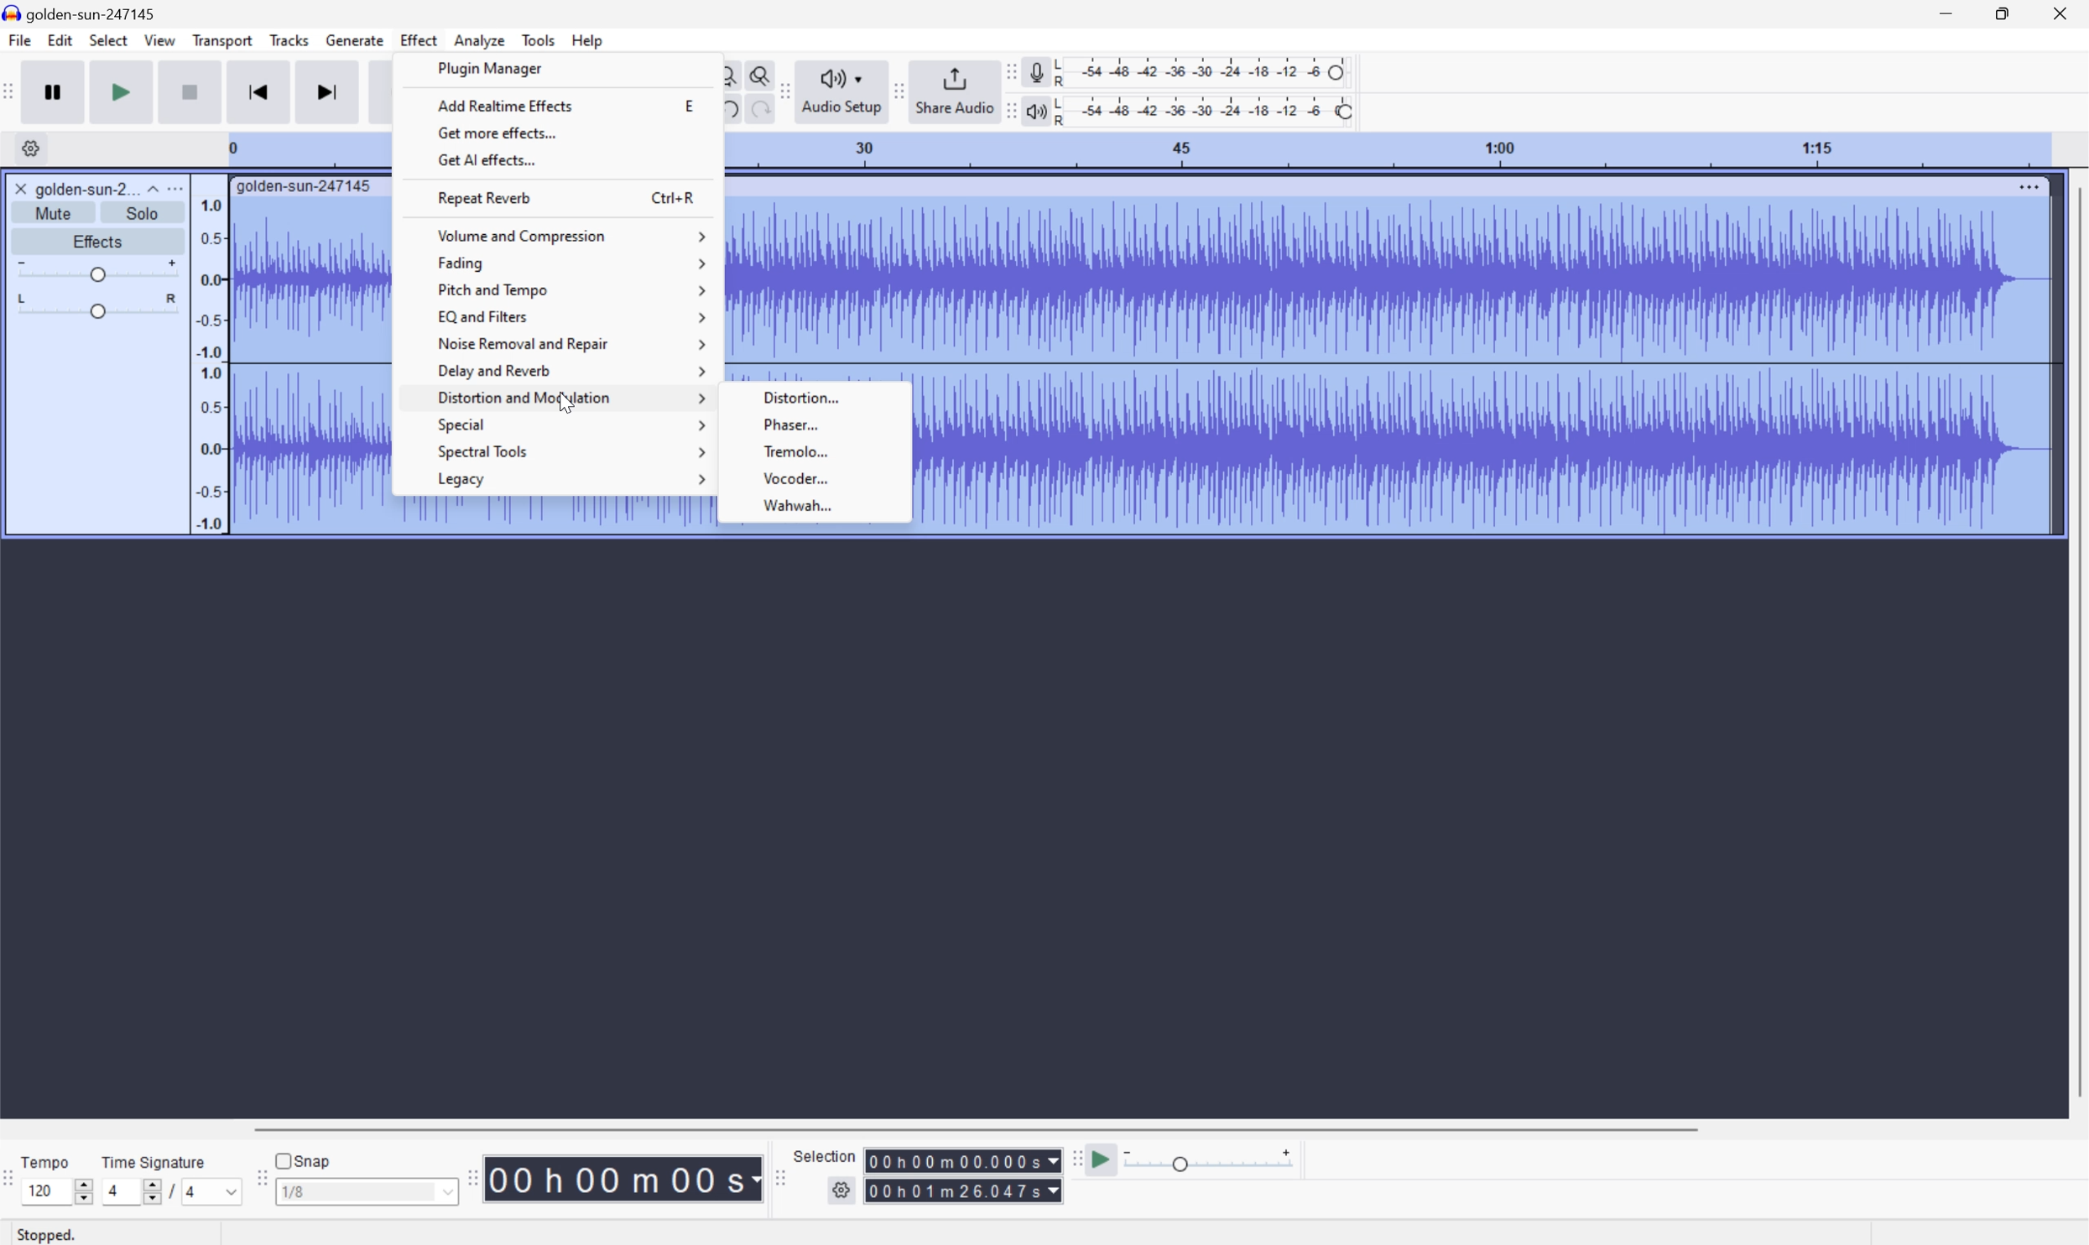  Describe the element at coordinates (624, 1177) in the screenshot. I see `Time` at that location.